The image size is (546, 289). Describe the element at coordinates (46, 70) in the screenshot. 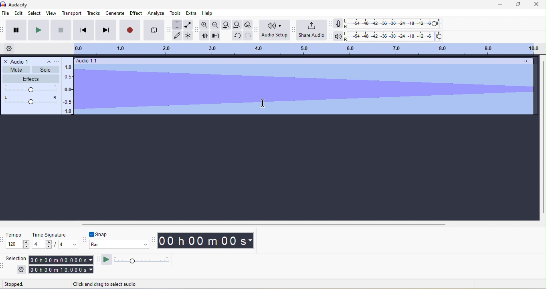

I see `solo` at that location.